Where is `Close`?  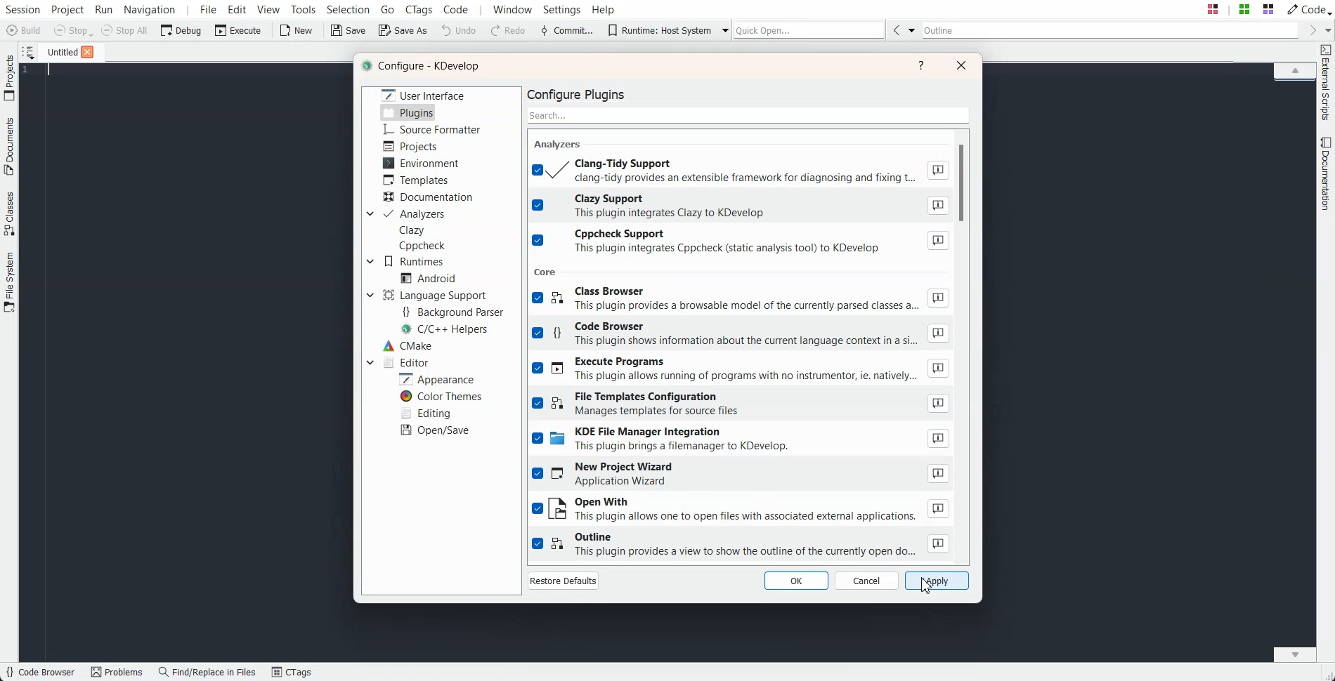
Close is located at coordinates (87, 52).